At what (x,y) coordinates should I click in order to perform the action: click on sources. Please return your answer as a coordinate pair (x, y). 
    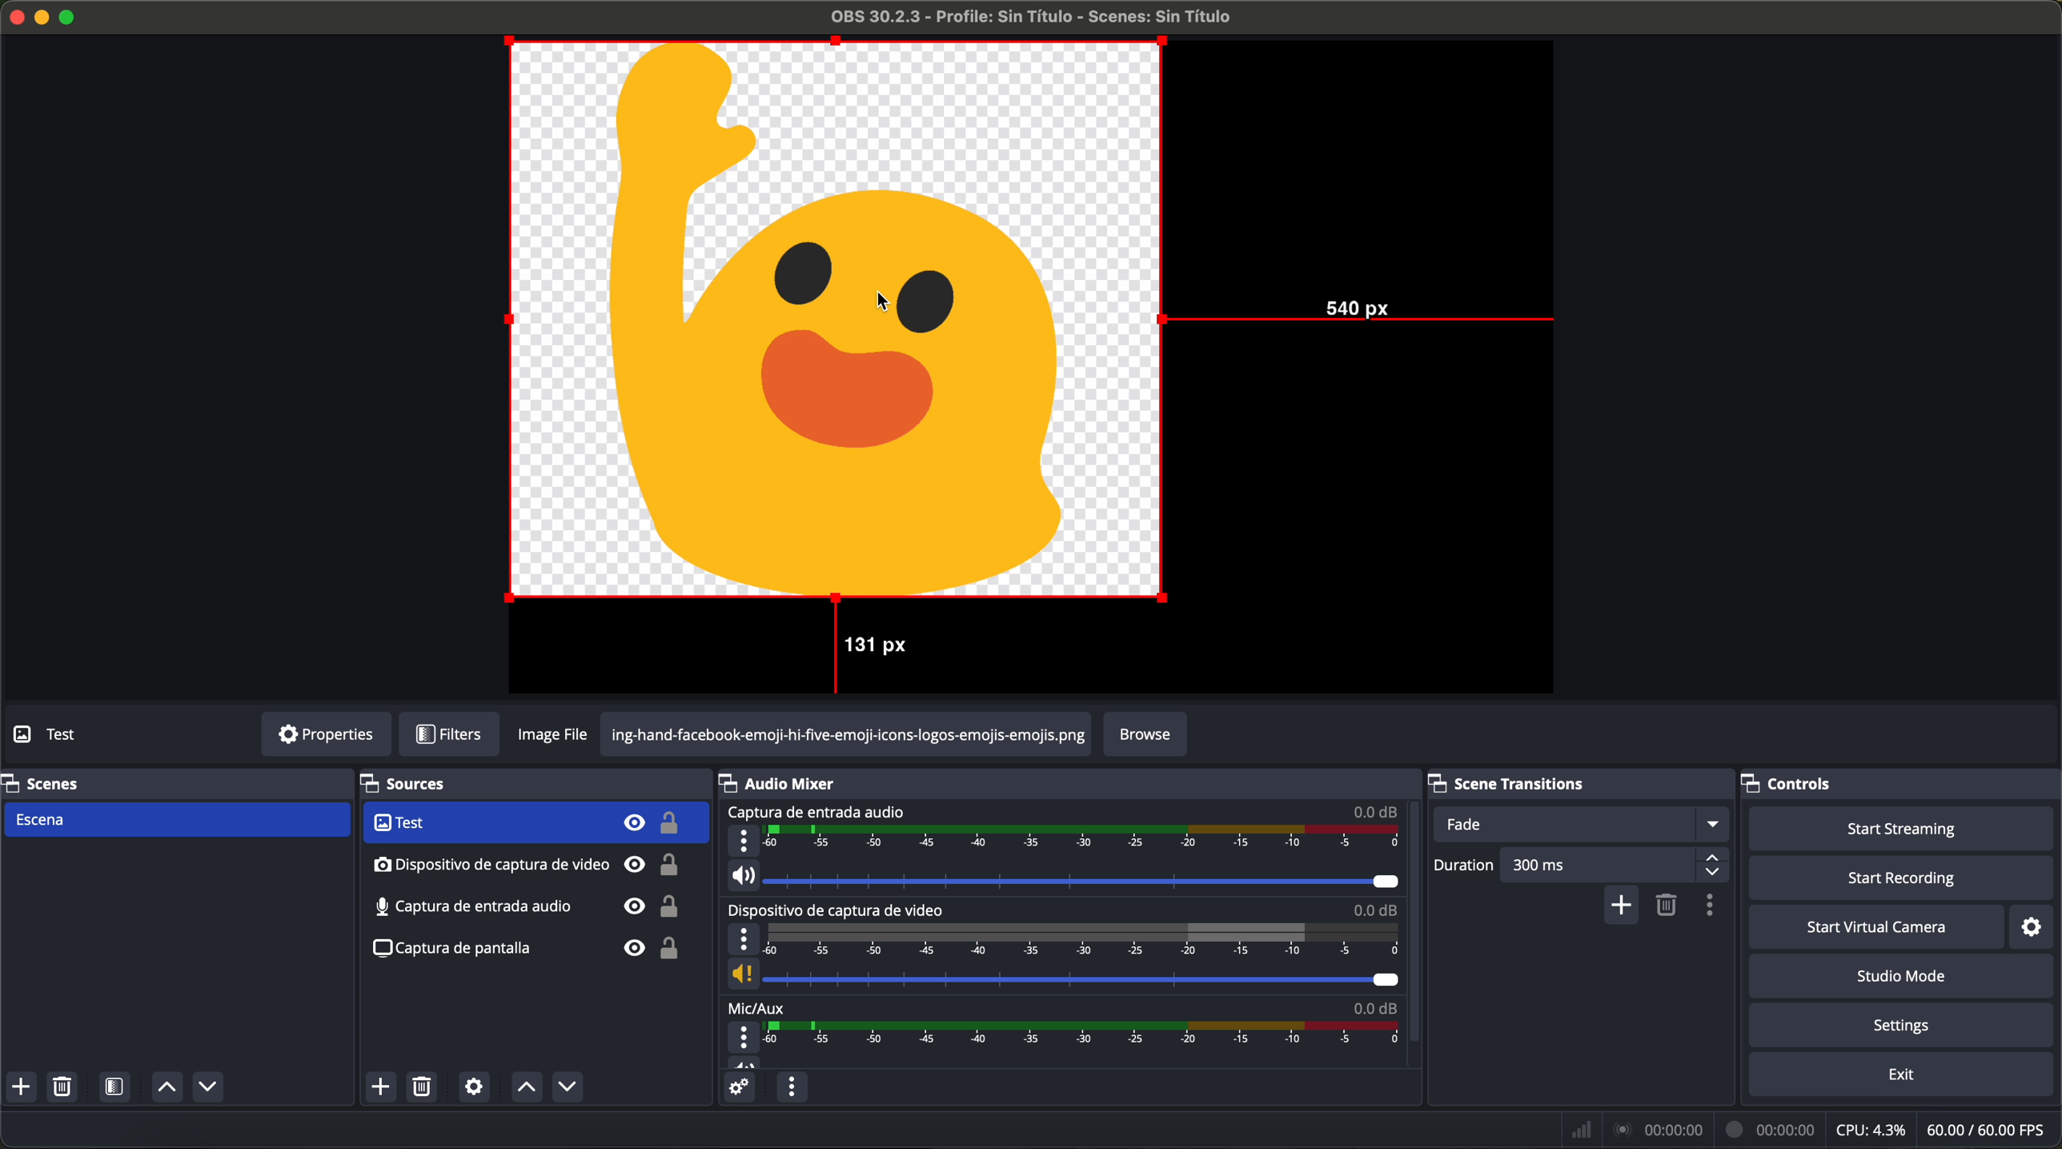
    Looking at the image, I should click on (424, 785).